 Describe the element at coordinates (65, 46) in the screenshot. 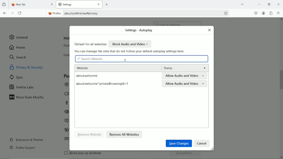

I see `firefox will` at that location.